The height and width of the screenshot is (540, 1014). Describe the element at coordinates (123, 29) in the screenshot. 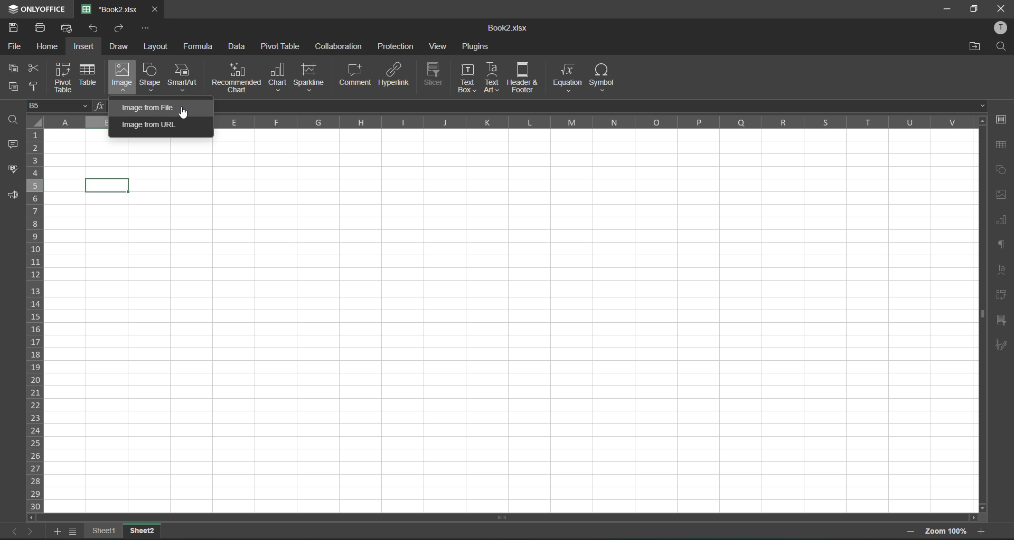

I see `redo` at that location.